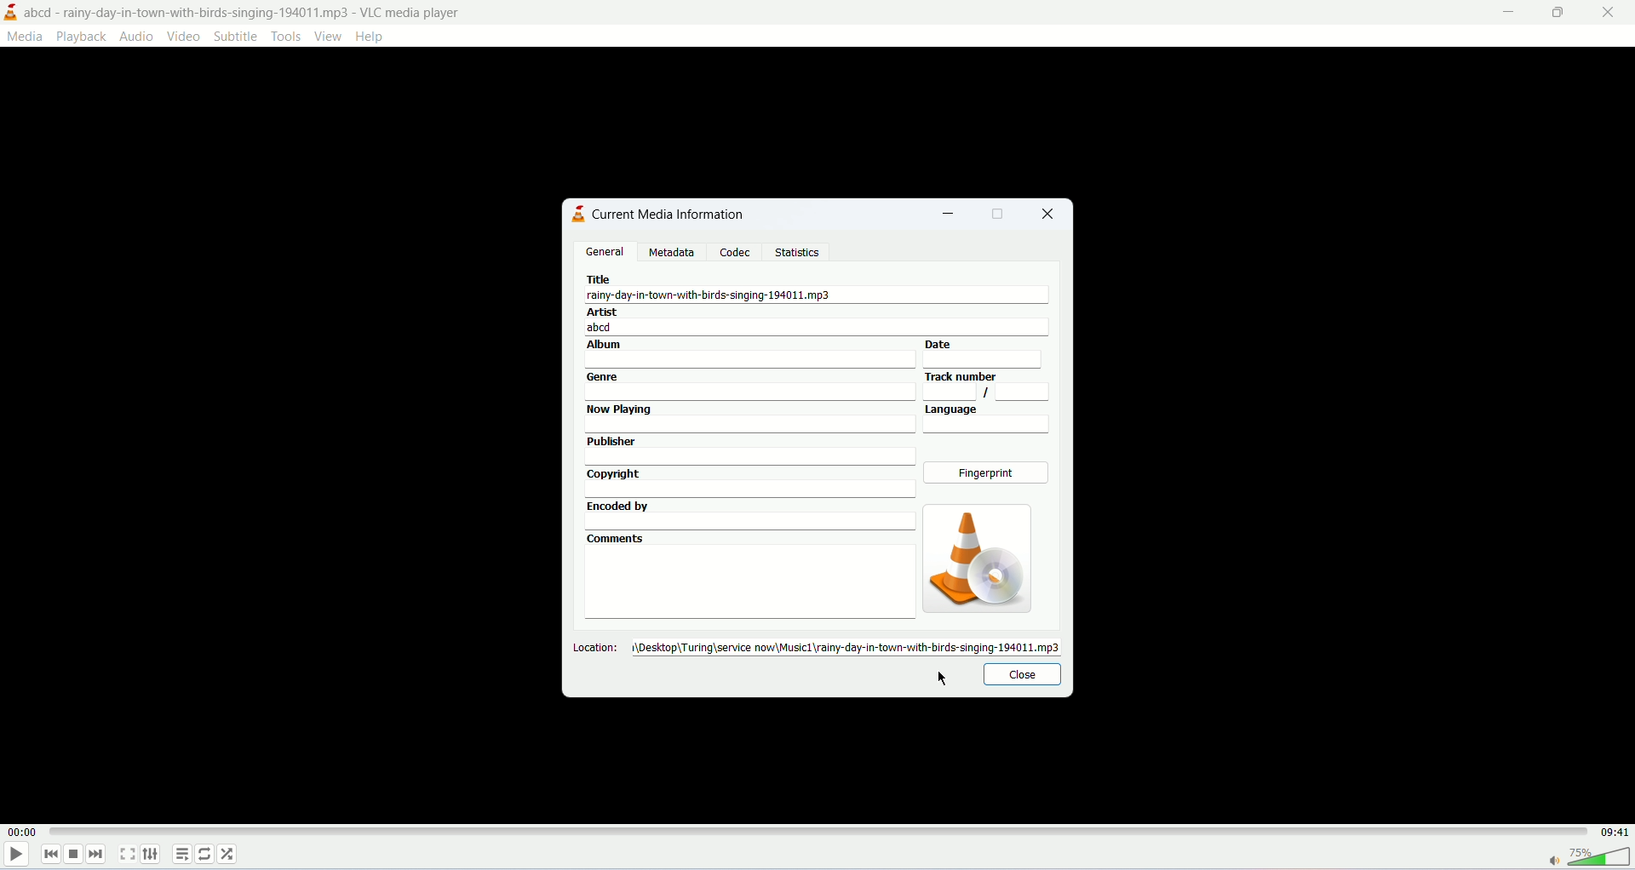  Describe the element at coordinates (373, 38) in the screenshot. I see `help` at that location.